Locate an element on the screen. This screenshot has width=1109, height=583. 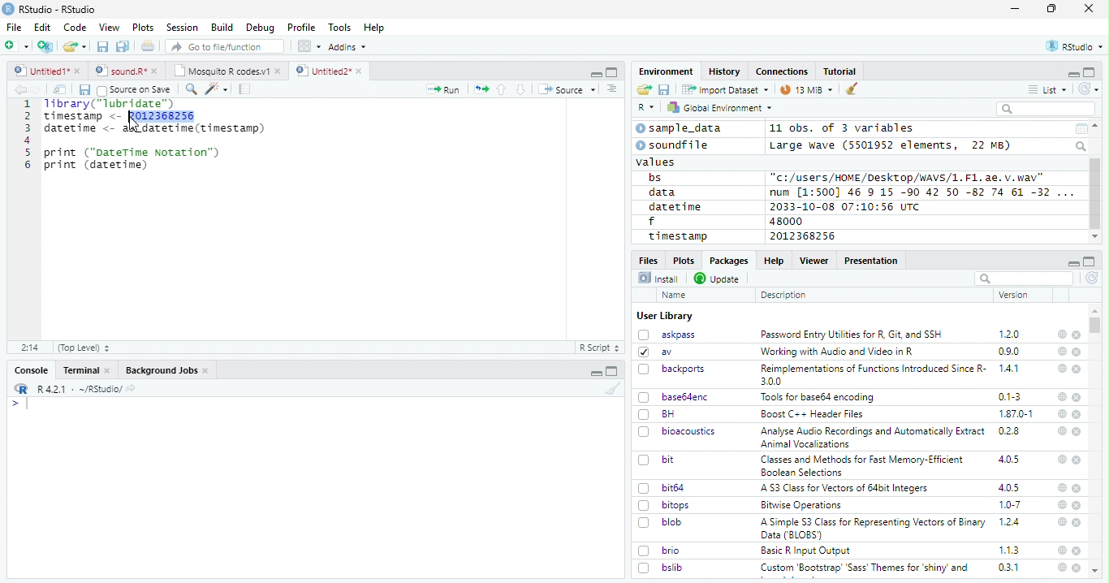
clear workspace is located at coordinates (852, 89).